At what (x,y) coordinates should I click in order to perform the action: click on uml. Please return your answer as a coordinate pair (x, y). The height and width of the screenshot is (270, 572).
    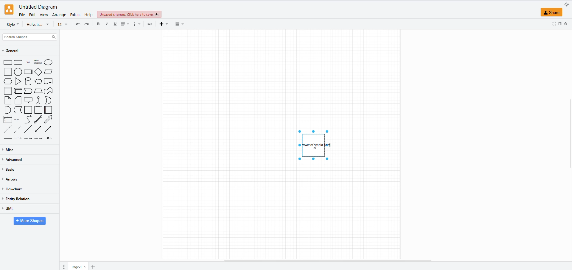
    Looking at the image, I should click on (8, 209).